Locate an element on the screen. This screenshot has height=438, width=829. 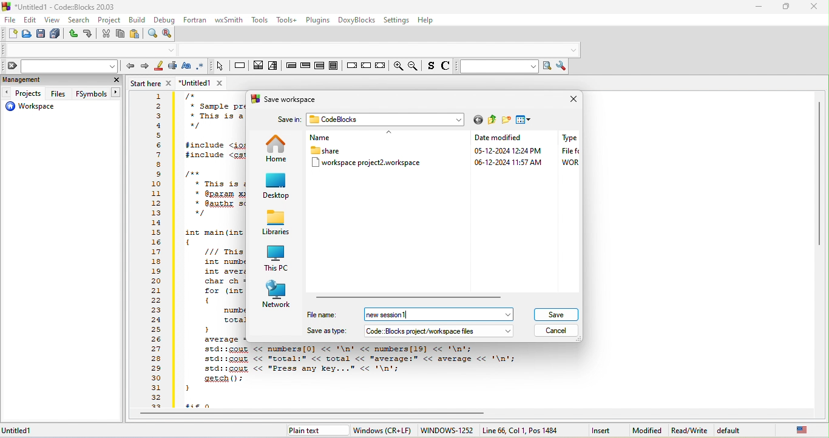
united state is located at coordinates (803, 431).